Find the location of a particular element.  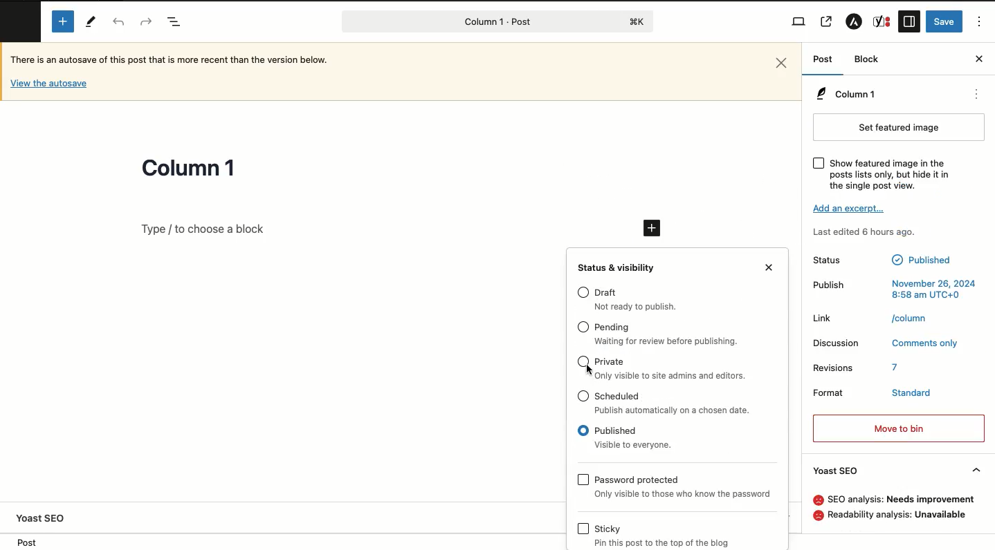

Yoast SEO is located at coordinates (45, 518).